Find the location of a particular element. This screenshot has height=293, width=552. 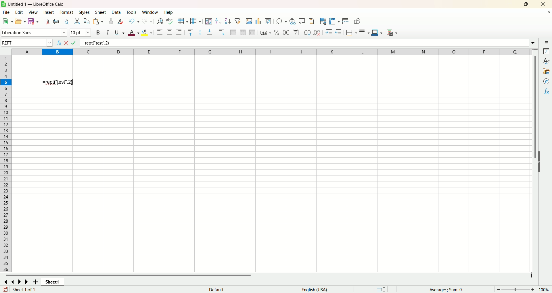

logo is located at coordinates (3, 4).